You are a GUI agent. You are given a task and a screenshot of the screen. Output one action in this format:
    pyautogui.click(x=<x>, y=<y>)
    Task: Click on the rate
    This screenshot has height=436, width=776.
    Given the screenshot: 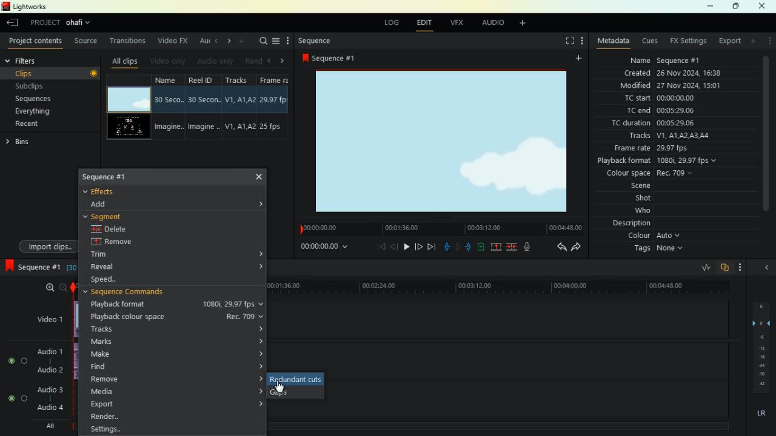 What is the action you would take?
    pyautogui.click(x=704, y=266)
    